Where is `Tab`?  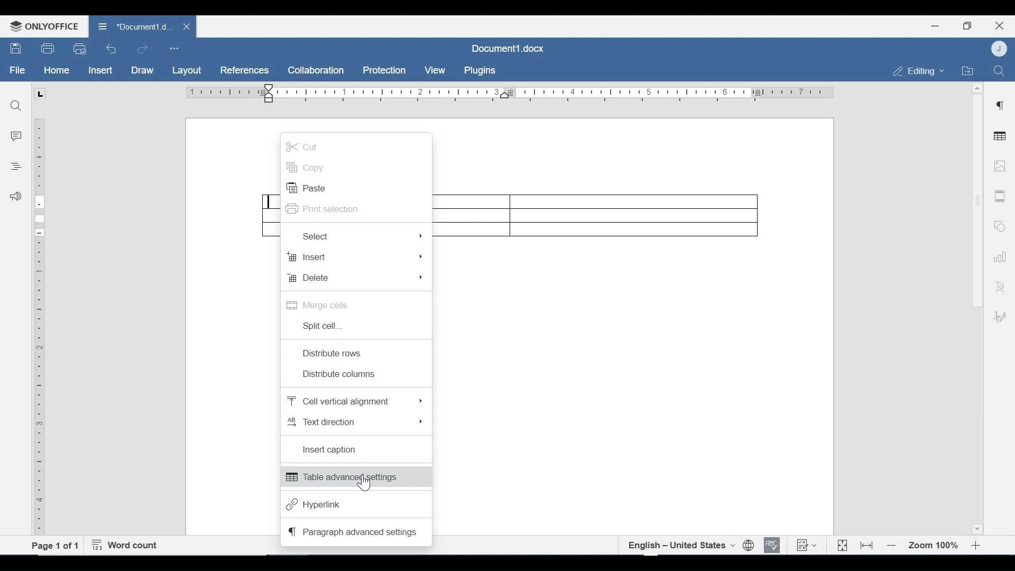 Tab is located at coordinates (40, 94).